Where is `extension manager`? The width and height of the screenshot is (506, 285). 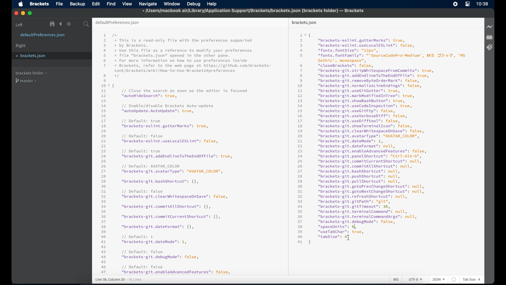
extension manager is located at coordinates (489, 37).